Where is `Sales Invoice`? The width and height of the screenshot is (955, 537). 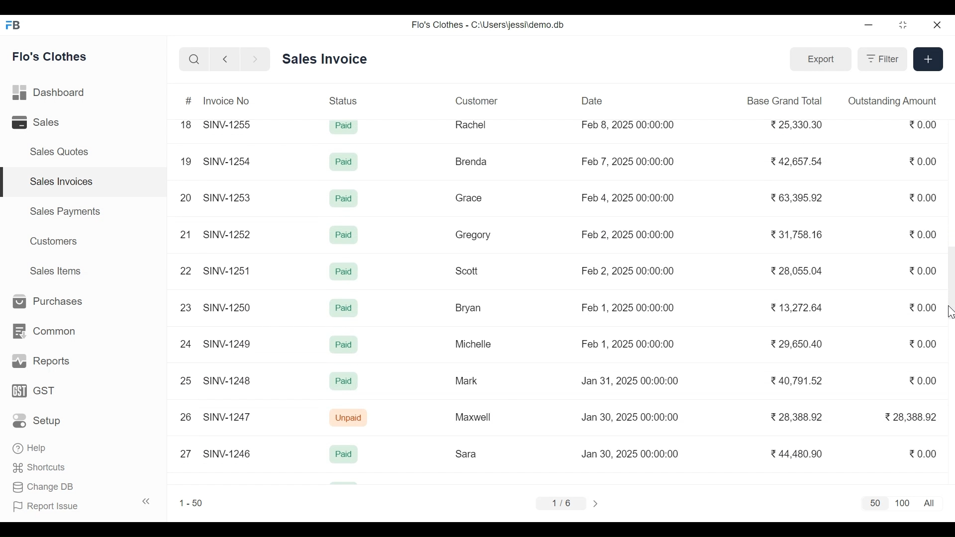 Sales Invoice is located at coordinates (324, 60).